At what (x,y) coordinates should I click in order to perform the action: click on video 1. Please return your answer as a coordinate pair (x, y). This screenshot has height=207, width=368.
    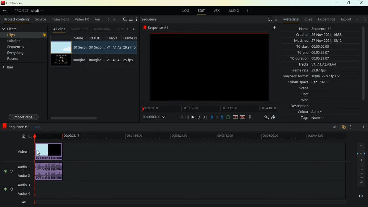
    Looking at the image, I should click on (21, 152).